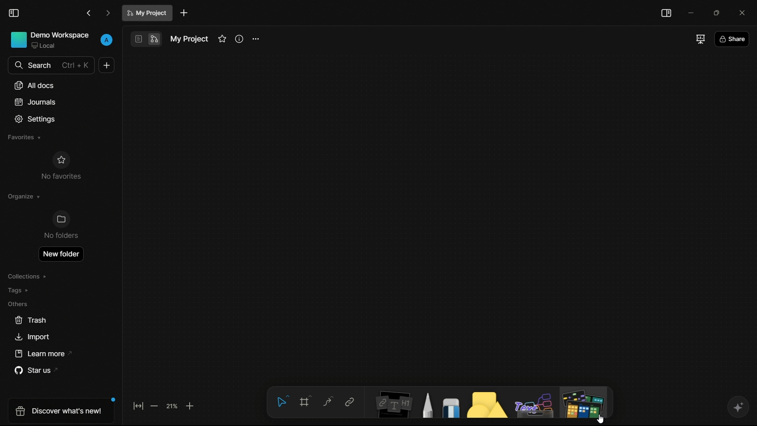 Image resolution: width=757 pixels, height=426 pixels. I want to click on close app, so click(741, 11).